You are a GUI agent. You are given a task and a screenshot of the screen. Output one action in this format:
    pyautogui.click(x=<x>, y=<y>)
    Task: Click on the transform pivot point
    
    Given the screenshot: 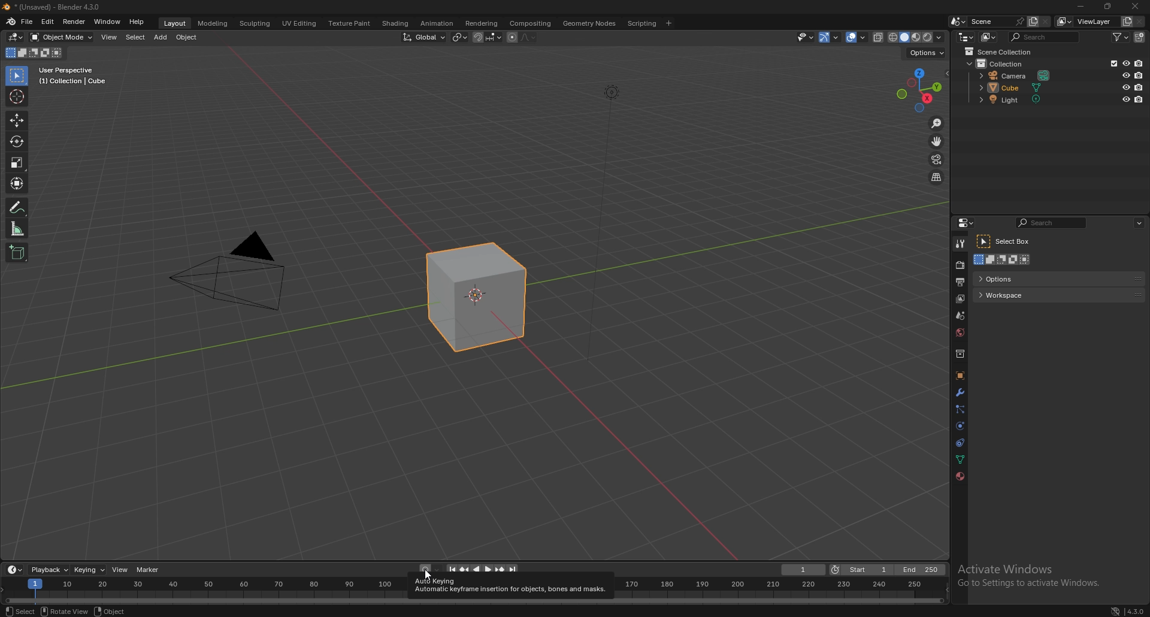 What is the action you would take?
    pyautogui.click(x=461, y=37)
    